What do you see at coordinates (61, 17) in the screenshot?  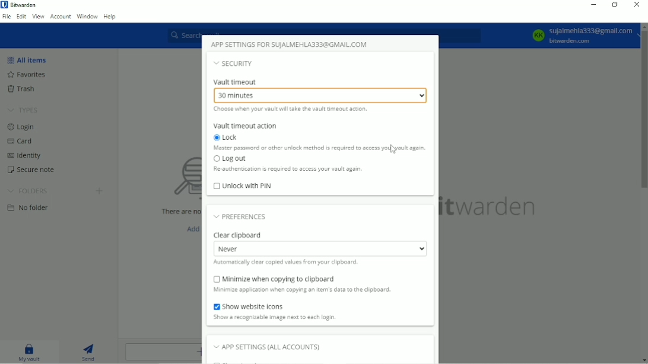 I see `Account` at bounding box center [61, 17].